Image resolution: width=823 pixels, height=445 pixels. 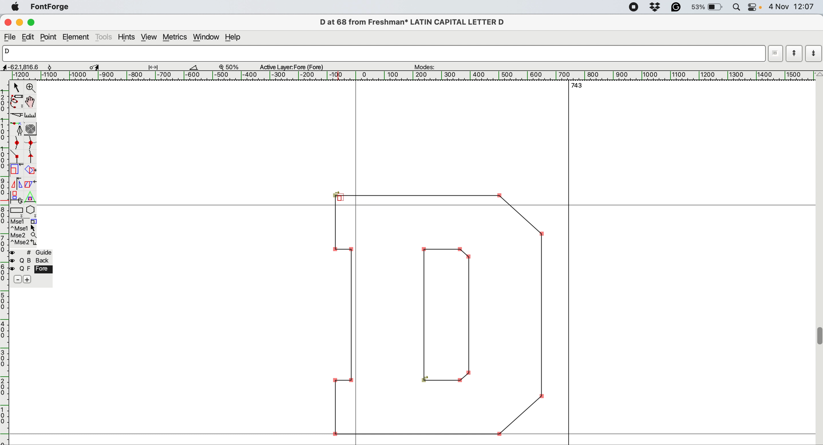 I want to click on ^Mse1, so click(x=25, y=228).